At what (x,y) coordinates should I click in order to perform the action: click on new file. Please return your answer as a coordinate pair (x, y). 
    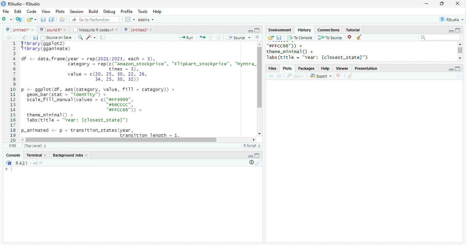
    Looking at the image, I should click on (7, 19).